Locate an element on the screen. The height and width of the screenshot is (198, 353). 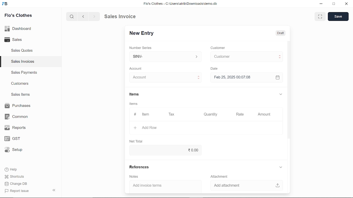
Amount is located at coordinates (264, 115).